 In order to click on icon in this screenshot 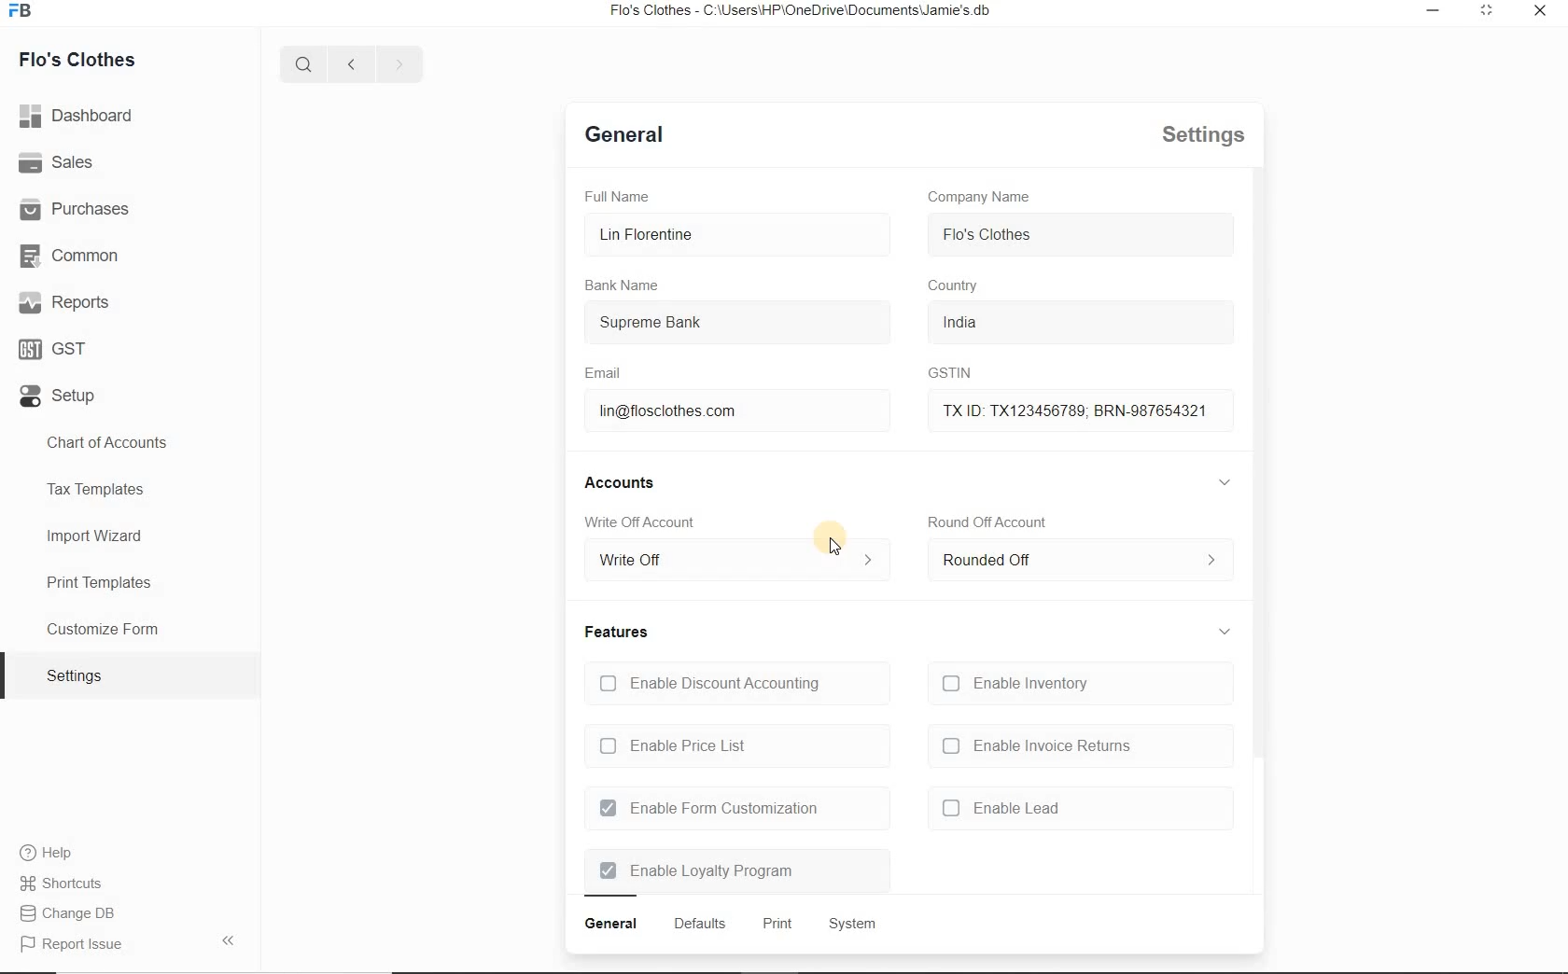, I will do `click(26, 16)`.